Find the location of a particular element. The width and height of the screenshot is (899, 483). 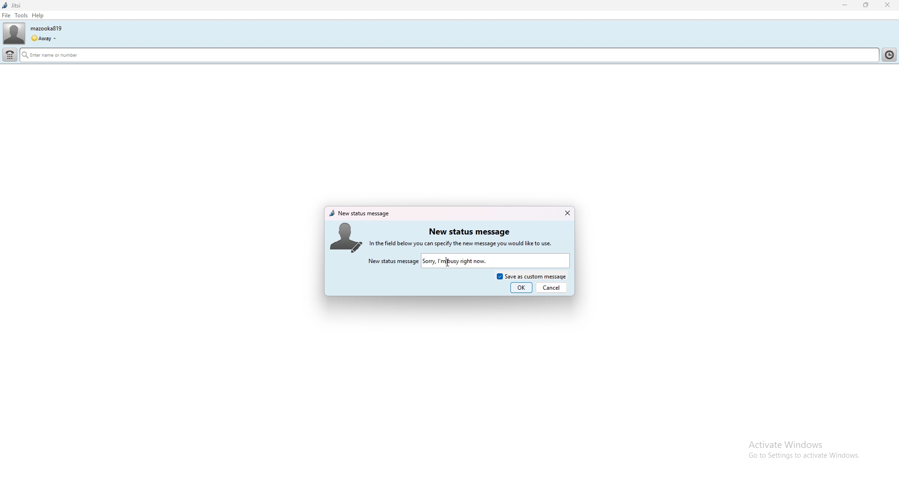

contact list is located at coordinates (891, 54).